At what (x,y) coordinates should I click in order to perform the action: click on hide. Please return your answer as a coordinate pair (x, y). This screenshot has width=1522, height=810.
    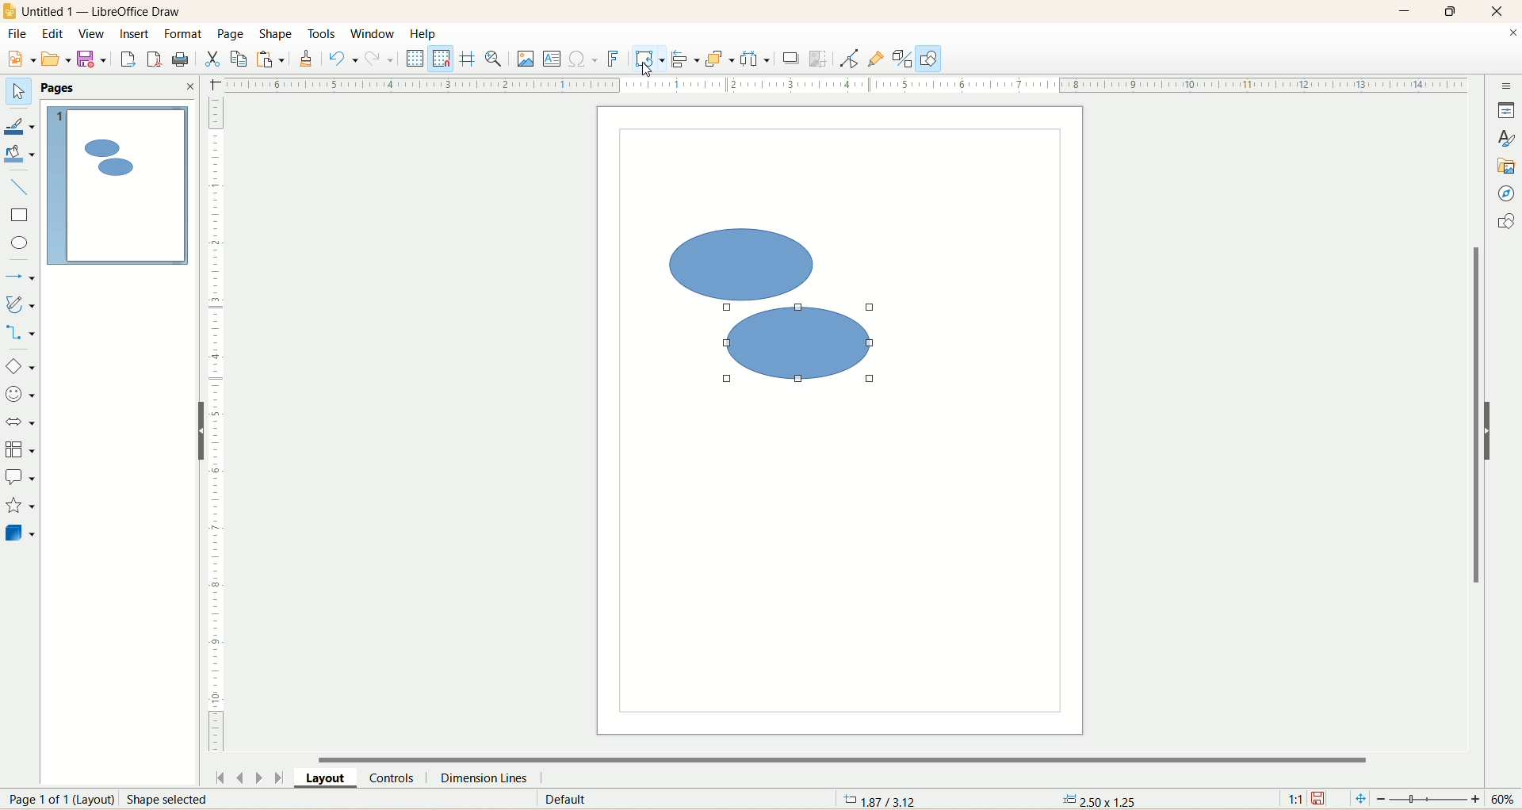
    Looking at the image, I should click on (1492, 430).